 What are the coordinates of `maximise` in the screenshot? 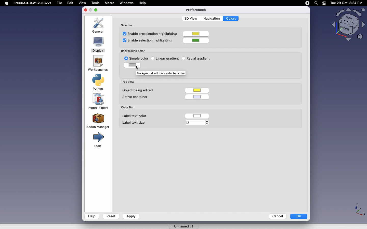 It's located at (97, 10).